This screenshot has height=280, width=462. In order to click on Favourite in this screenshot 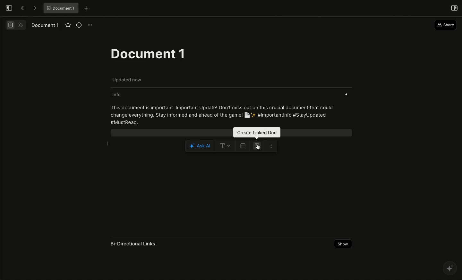, I will do `click(68, 25)`.